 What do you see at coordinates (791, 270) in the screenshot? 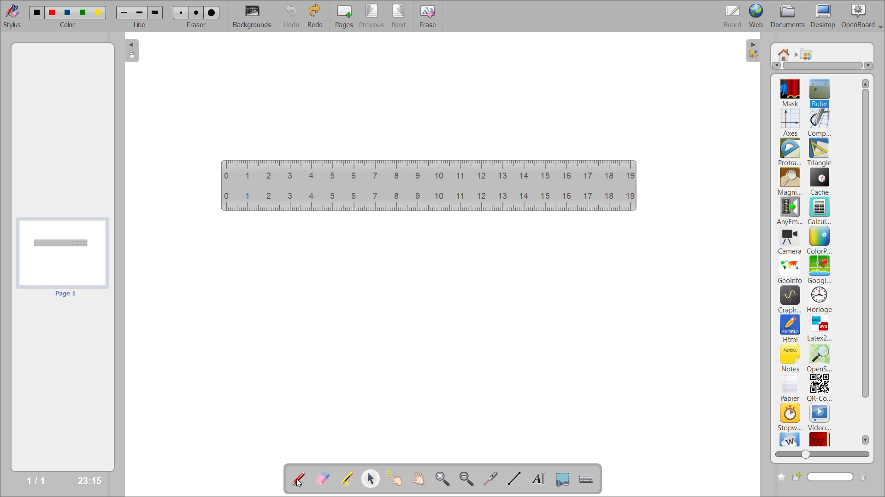
I see `geoinfo` at bounding box center [791, 270].